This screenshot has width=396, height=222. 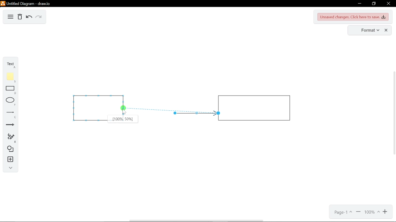 I want to click on vertical scrollbar, so click(x=394, y=113).